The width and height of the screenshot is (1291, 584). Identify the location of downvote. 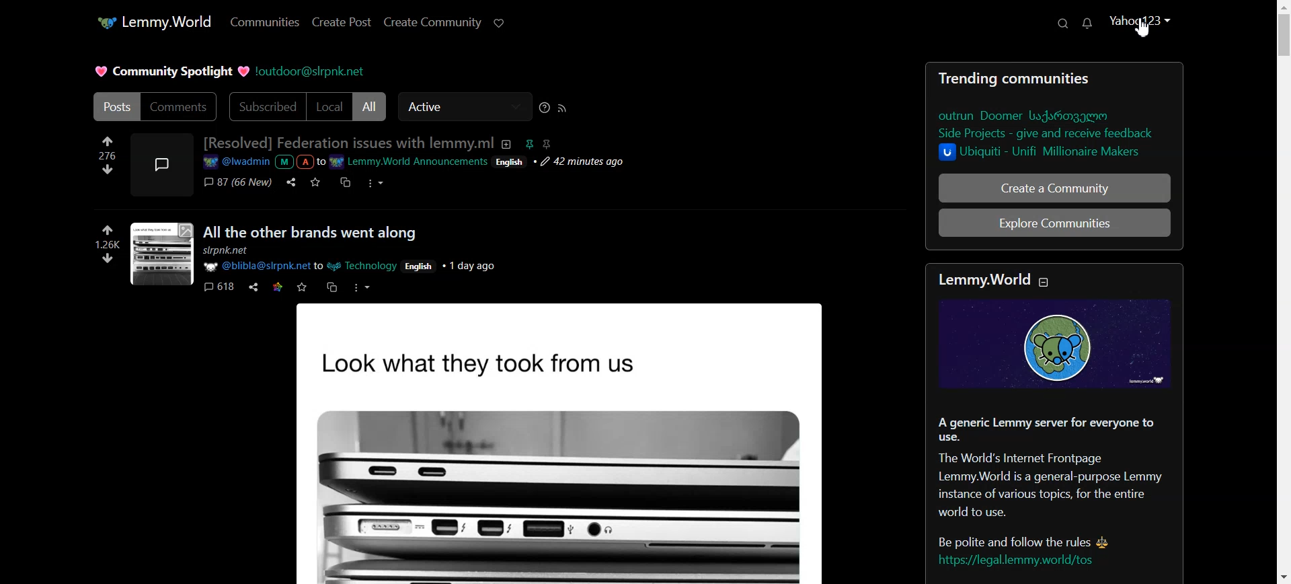
(106, 260).